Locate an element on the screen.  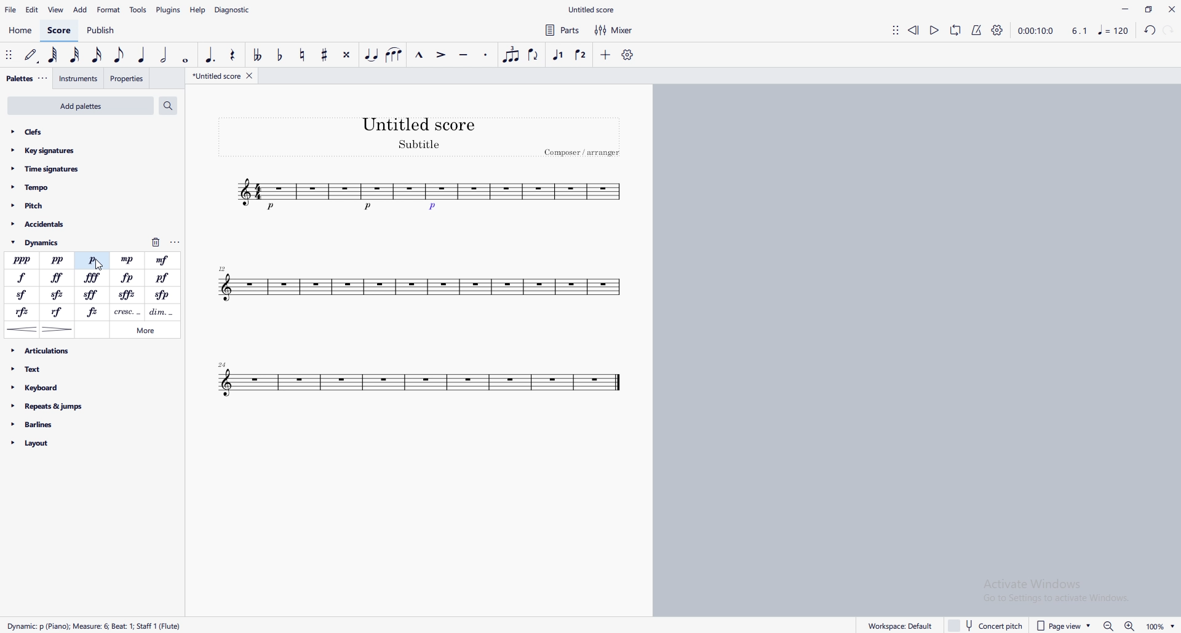
zoom out is located at coordinates (1127, 626).